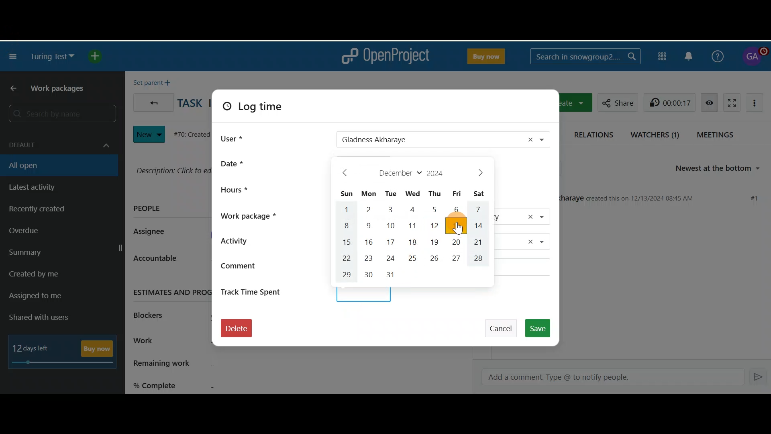 The height and width of the screenshot is (434, 771). What do you see at coordinates (52, 57) in the screenshot?
I see `Turing test` at bounding box center [52, 57].